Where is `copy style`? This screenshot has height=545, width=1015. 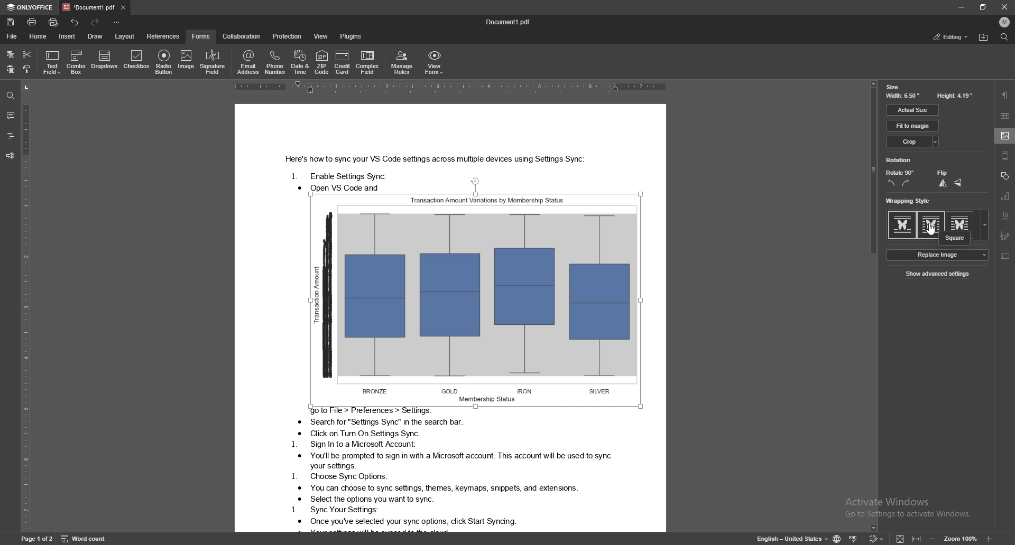
copy style is located at coordinates (27, 70).